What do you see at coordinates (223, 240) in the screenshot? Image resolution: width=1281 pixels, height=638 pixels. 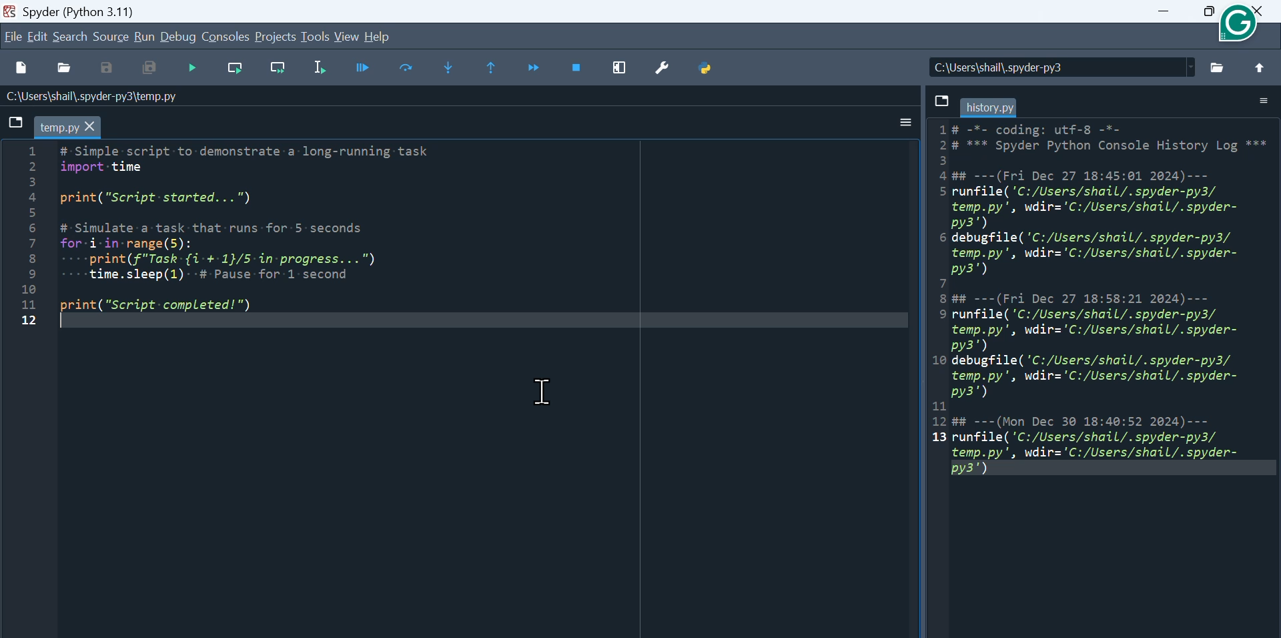 I see `1 # Simple script to-demonstrate-a- long-running task
2 import-time

5)

4 print("Script-started...")

5

6  # Simulate a task that runs for 5 seconds
7 for-i-in-range(5):

8 ----print(f"Task-{i-+-1}/5 in -progress...")
El ----time.sleep(1)- -# Pause for 1 second

10

11 print("Script-completed!")

12 |` at bounding box center [223, 240].